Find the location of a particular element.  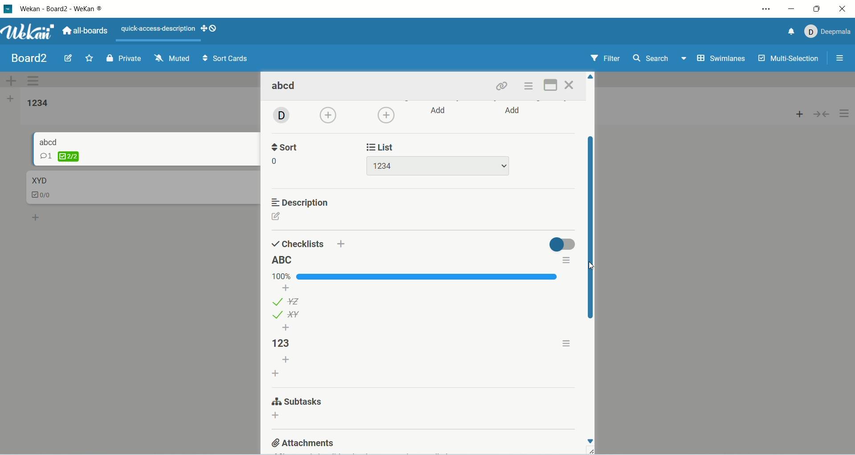

options is located at coordinates (568, 342).